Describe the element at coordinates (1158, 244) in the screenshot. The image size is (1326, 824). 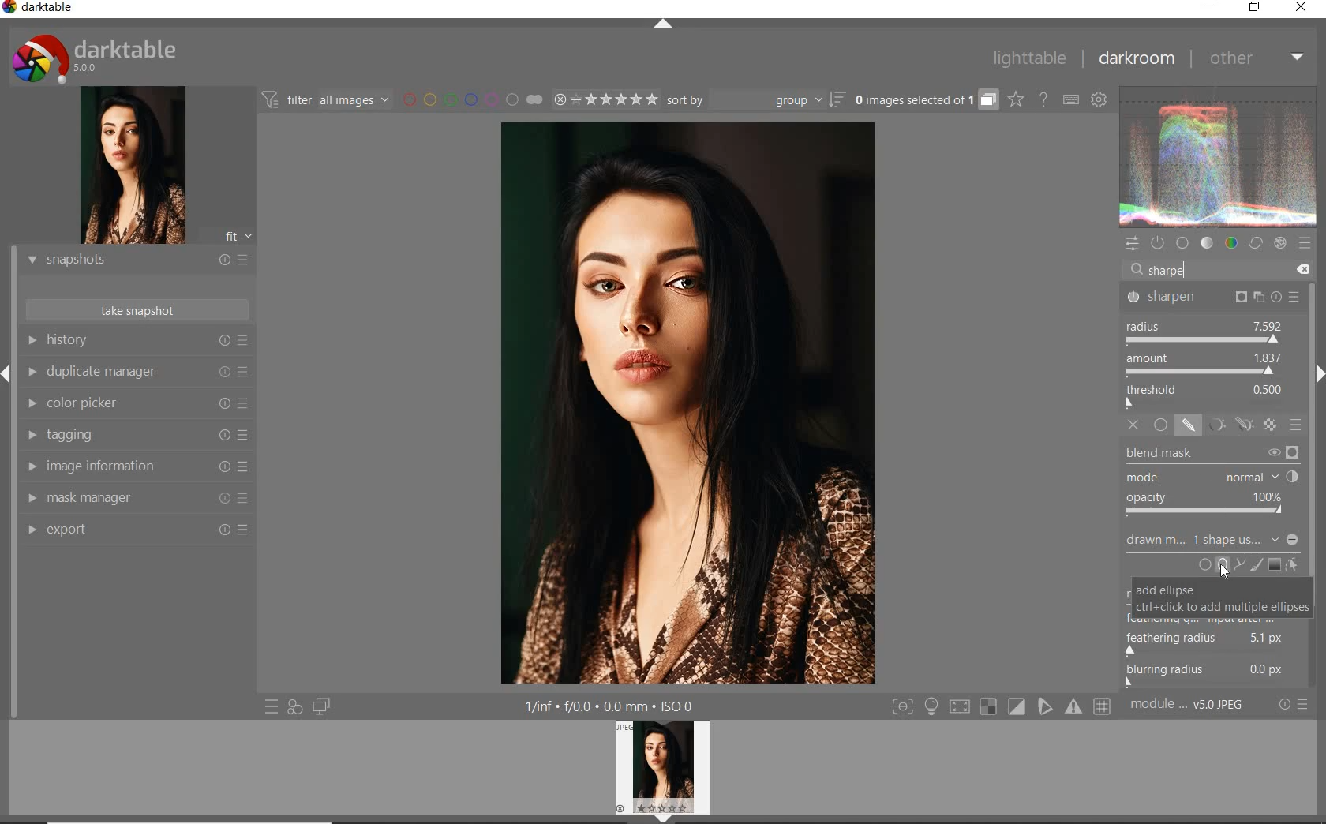
I see `show only active modules` at that location.